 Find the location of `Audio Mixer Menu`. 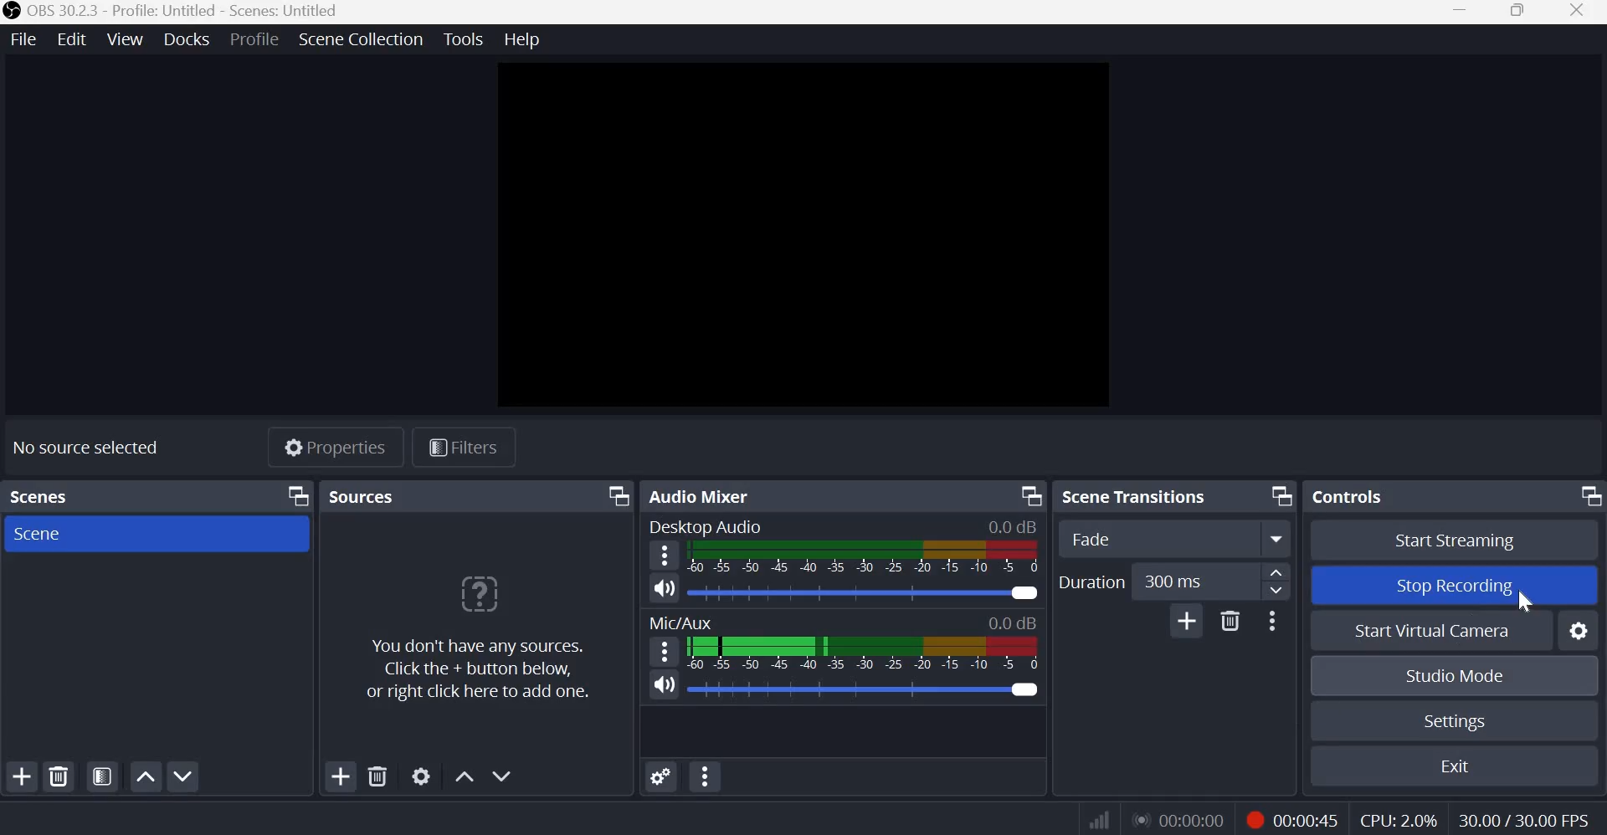

Audio Mixer Menu is located at coordinates (703, 777).